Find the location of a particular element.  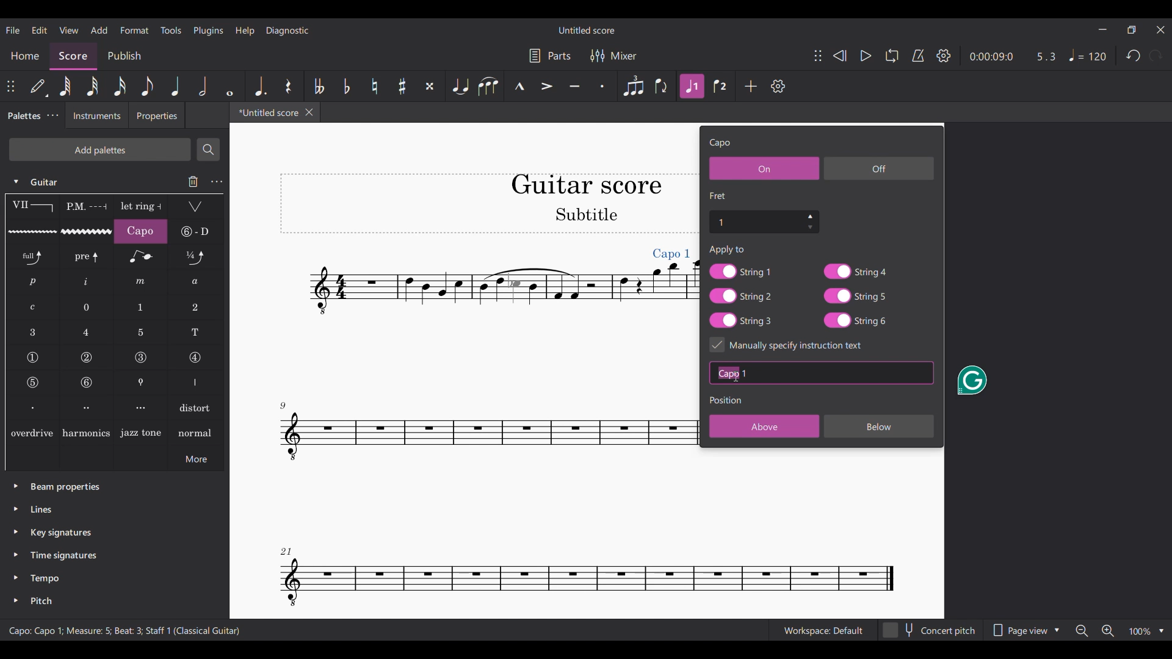

Let ring is located at coordinates (141, 207).